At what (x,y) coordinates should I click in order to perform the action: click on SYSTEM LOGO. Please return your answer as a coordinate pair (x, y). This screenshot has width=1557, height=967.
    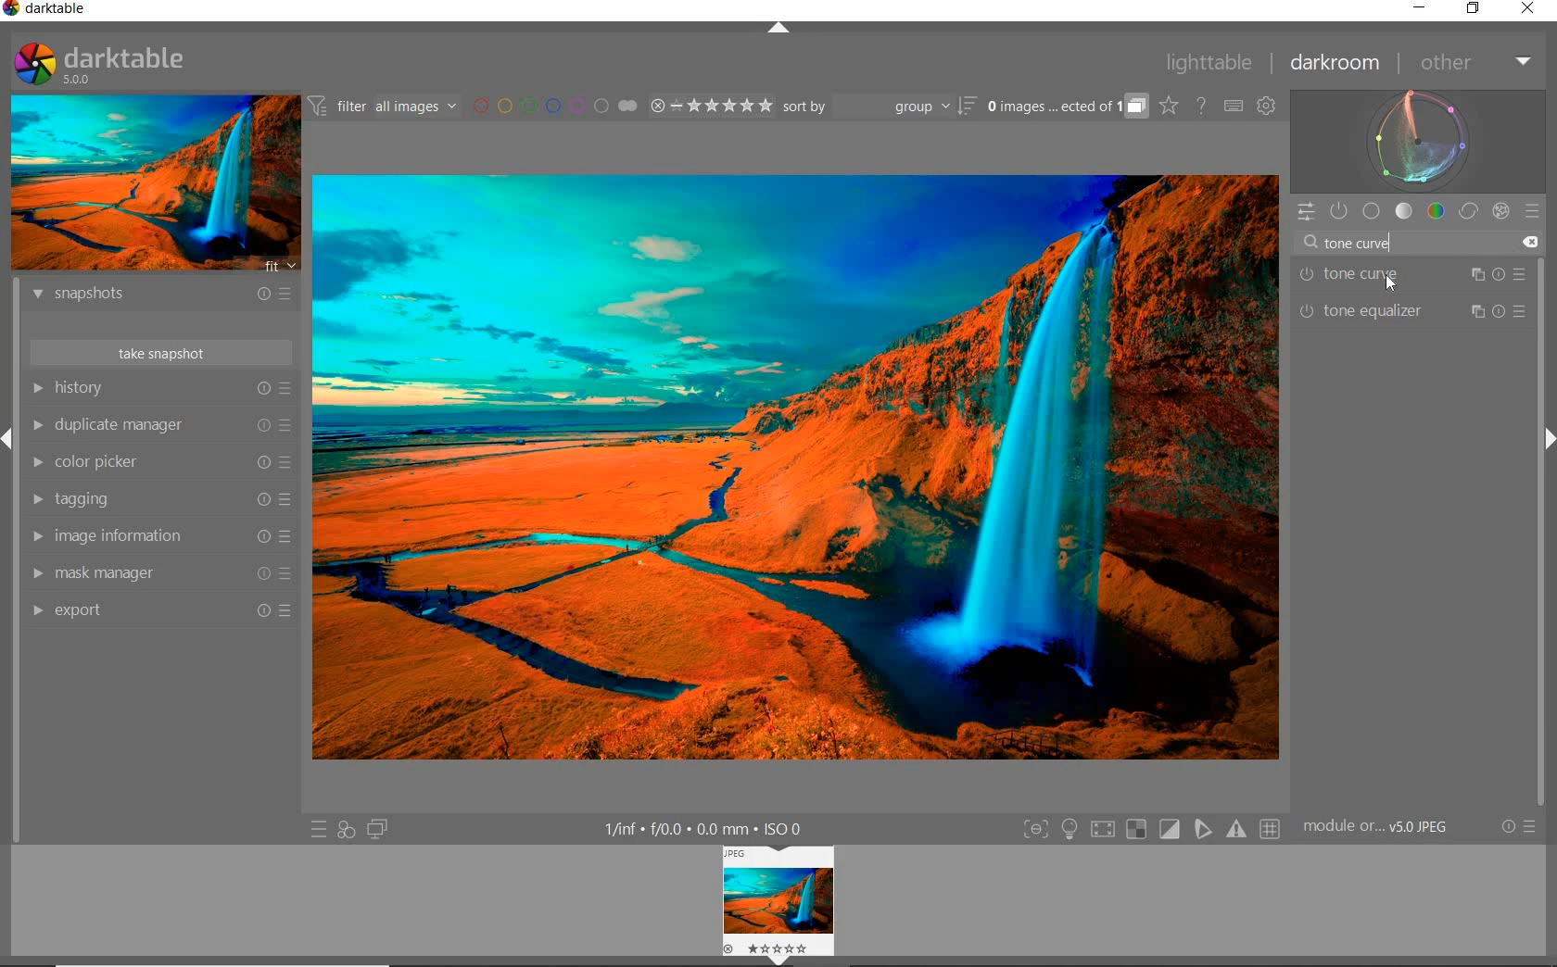
    Looking at the image, I should click on (100, 64).